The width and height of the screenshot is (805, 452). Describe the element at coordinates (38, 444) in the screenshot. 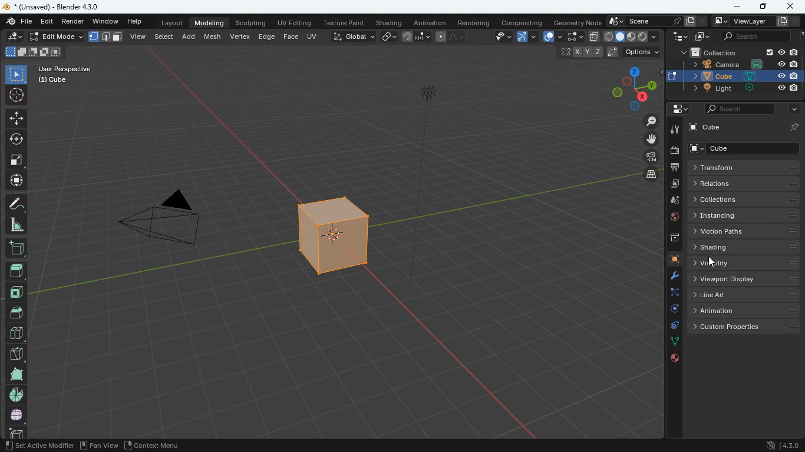

I see `set active modifier` at that location.